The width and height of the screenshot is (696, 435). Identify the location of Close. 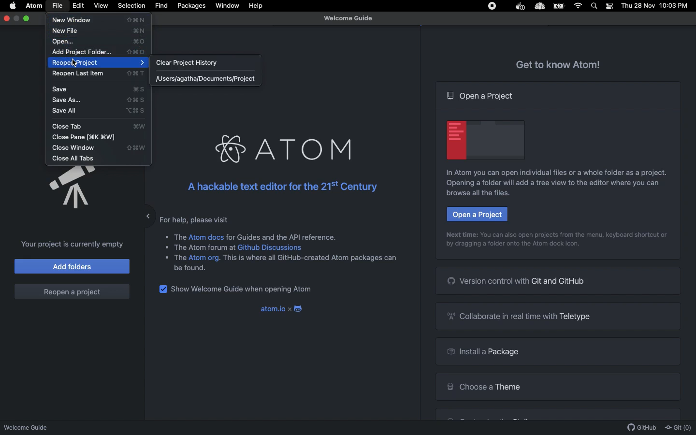
(7, 18).